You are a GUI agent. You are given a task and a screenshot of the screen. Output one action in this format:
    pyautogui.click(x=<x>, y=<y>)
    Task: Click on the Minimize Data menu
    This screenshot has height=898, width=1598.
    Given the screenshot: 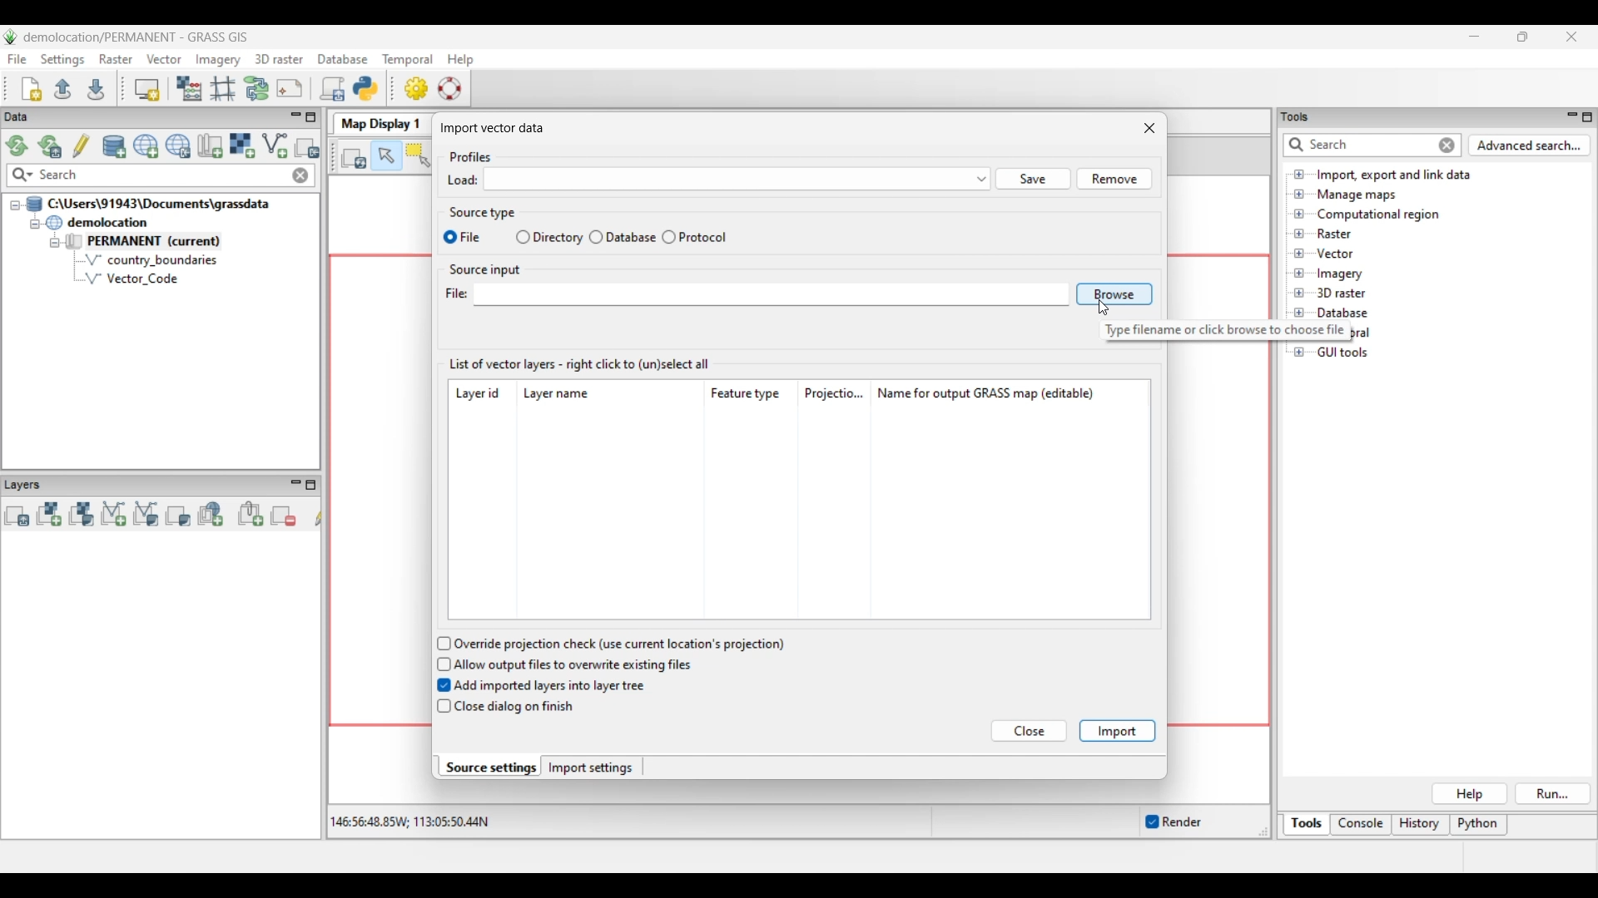 What is the action you would take?
    pyautogui.click(x=295, y=118)
    